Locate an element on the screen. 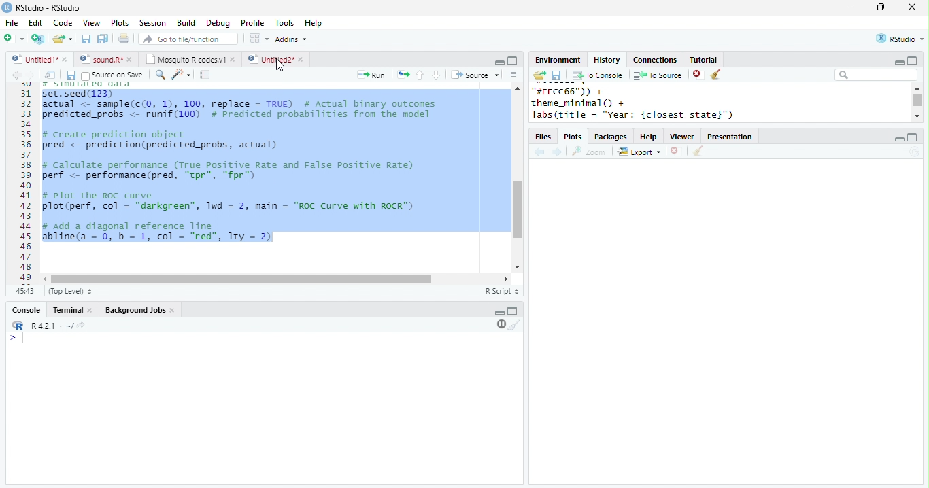  help is located at coordinates (649, 137).